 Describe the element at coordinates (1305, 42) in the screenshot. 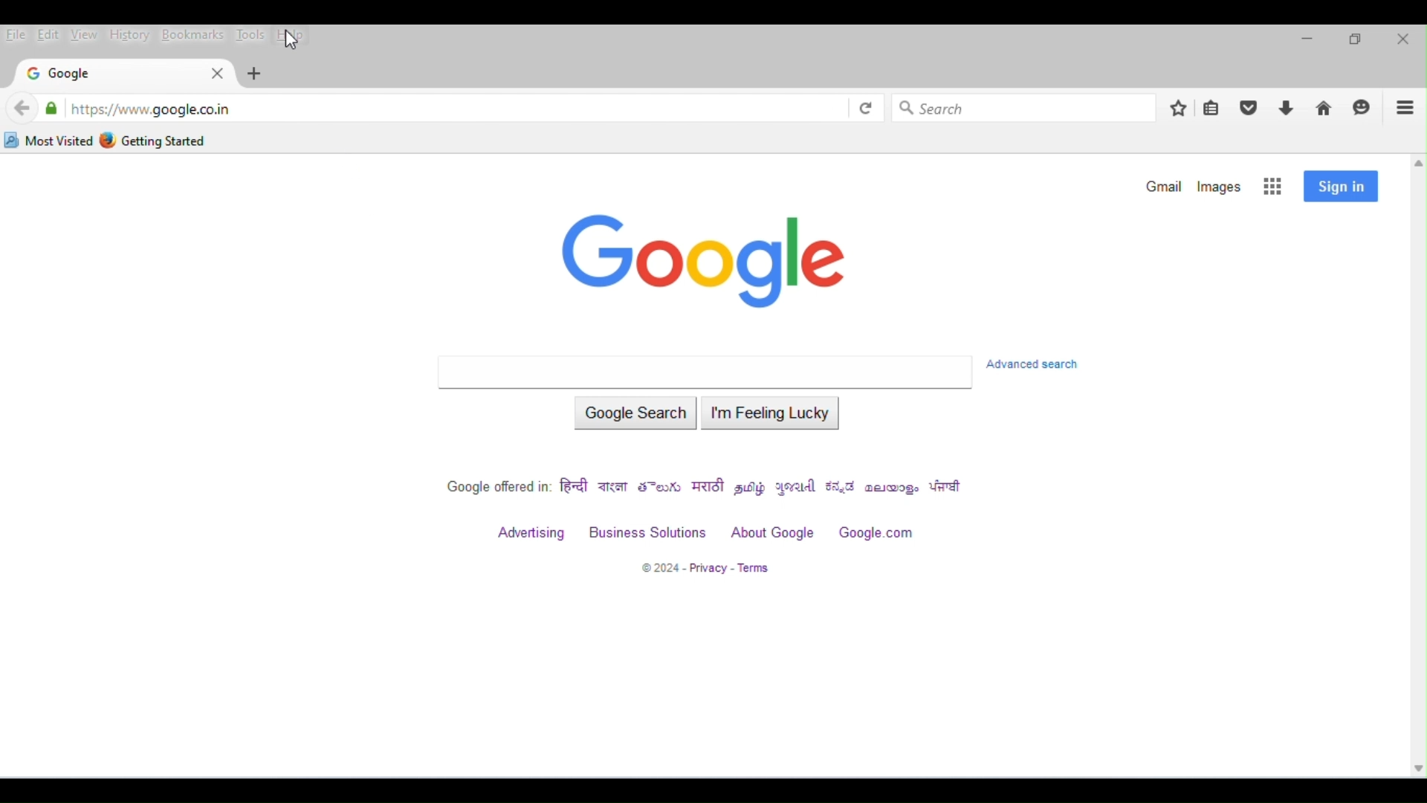

I see `minimize` at that location.